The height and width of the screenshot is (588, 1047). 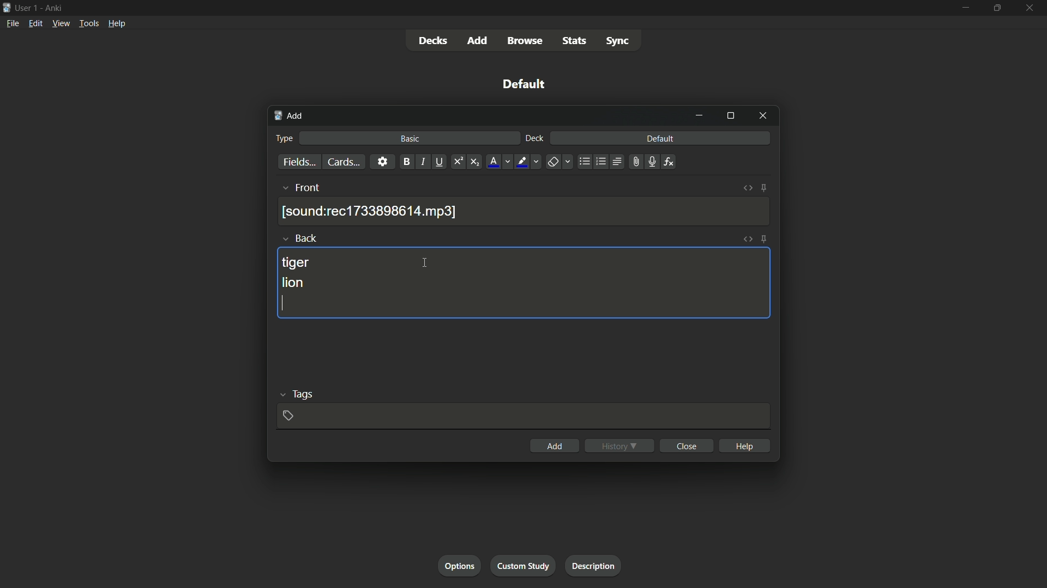 I want to click on italic, so click(x=423, y=163).